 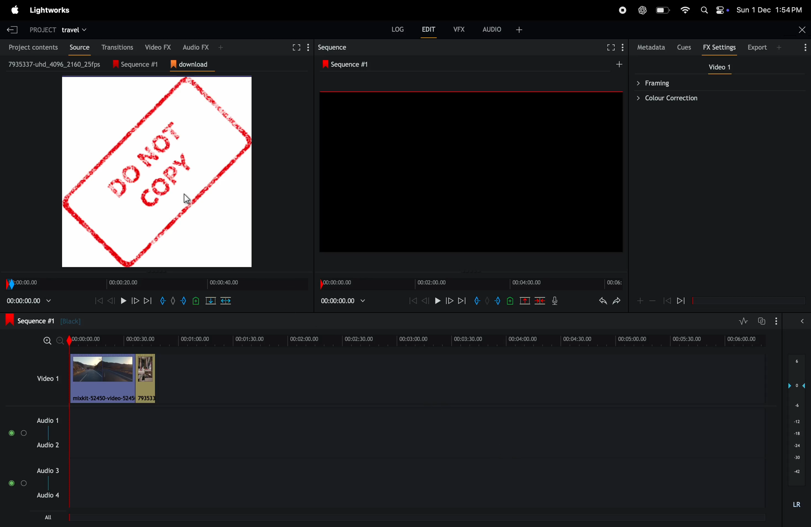 What do you see at coordinates (43, 31) in the screenshot?
I see `project` at bounding box center [43, 31].